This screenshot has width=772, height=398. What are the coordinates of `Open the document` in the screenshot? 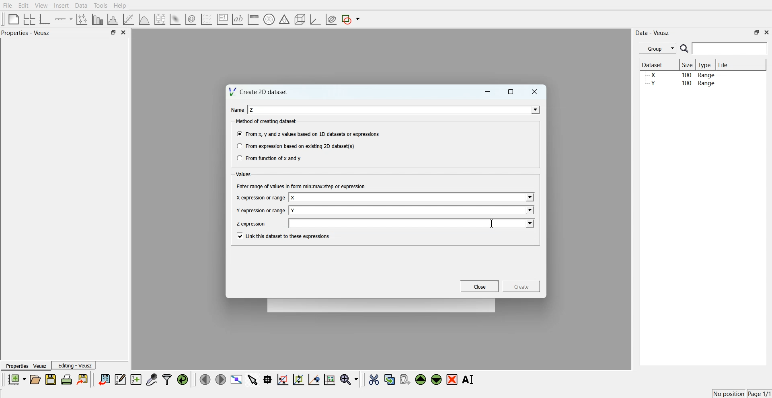 It's located at (35, 380).